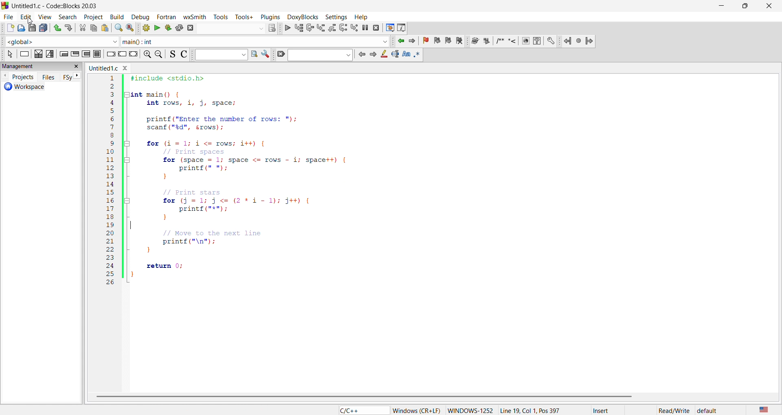 The image size is (782, 415). Describe the element at coordinates (579, 41) in the screenshot. I see `stop` at that location.